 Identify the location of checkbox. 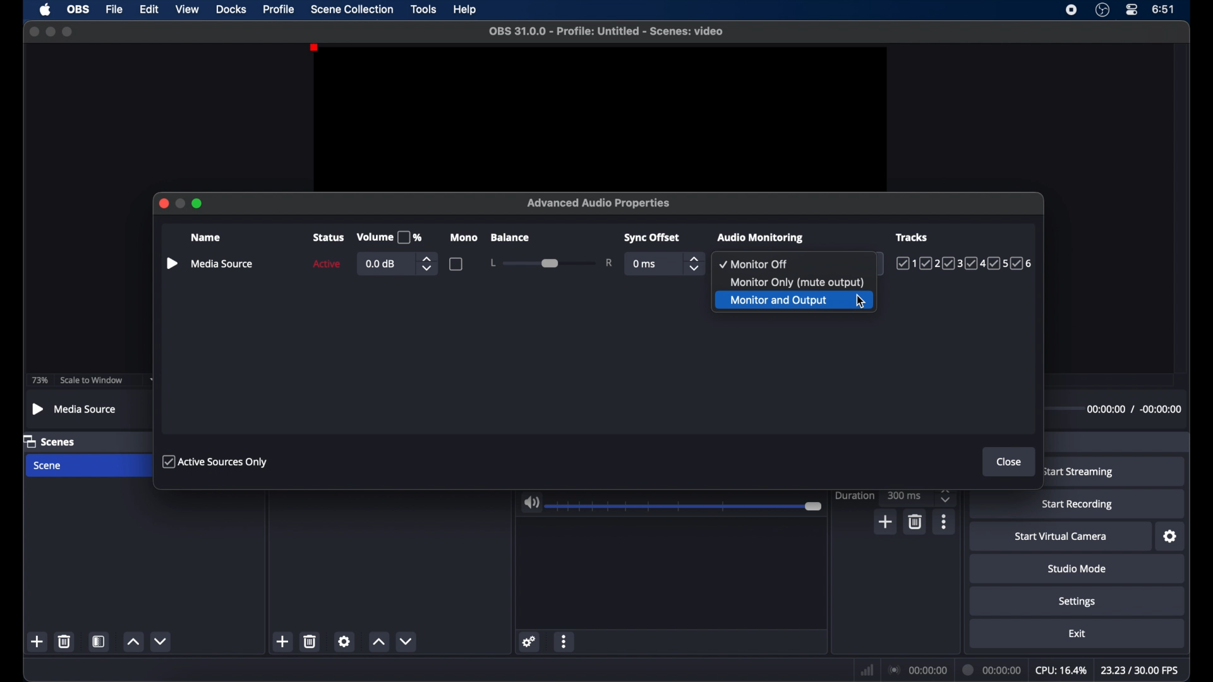
(456, 264).